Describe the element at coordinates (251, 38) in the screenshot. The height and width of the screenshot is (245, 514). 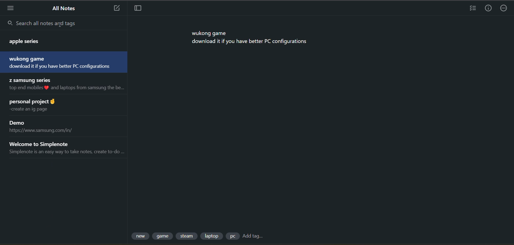
I see `data from current note` at that location.